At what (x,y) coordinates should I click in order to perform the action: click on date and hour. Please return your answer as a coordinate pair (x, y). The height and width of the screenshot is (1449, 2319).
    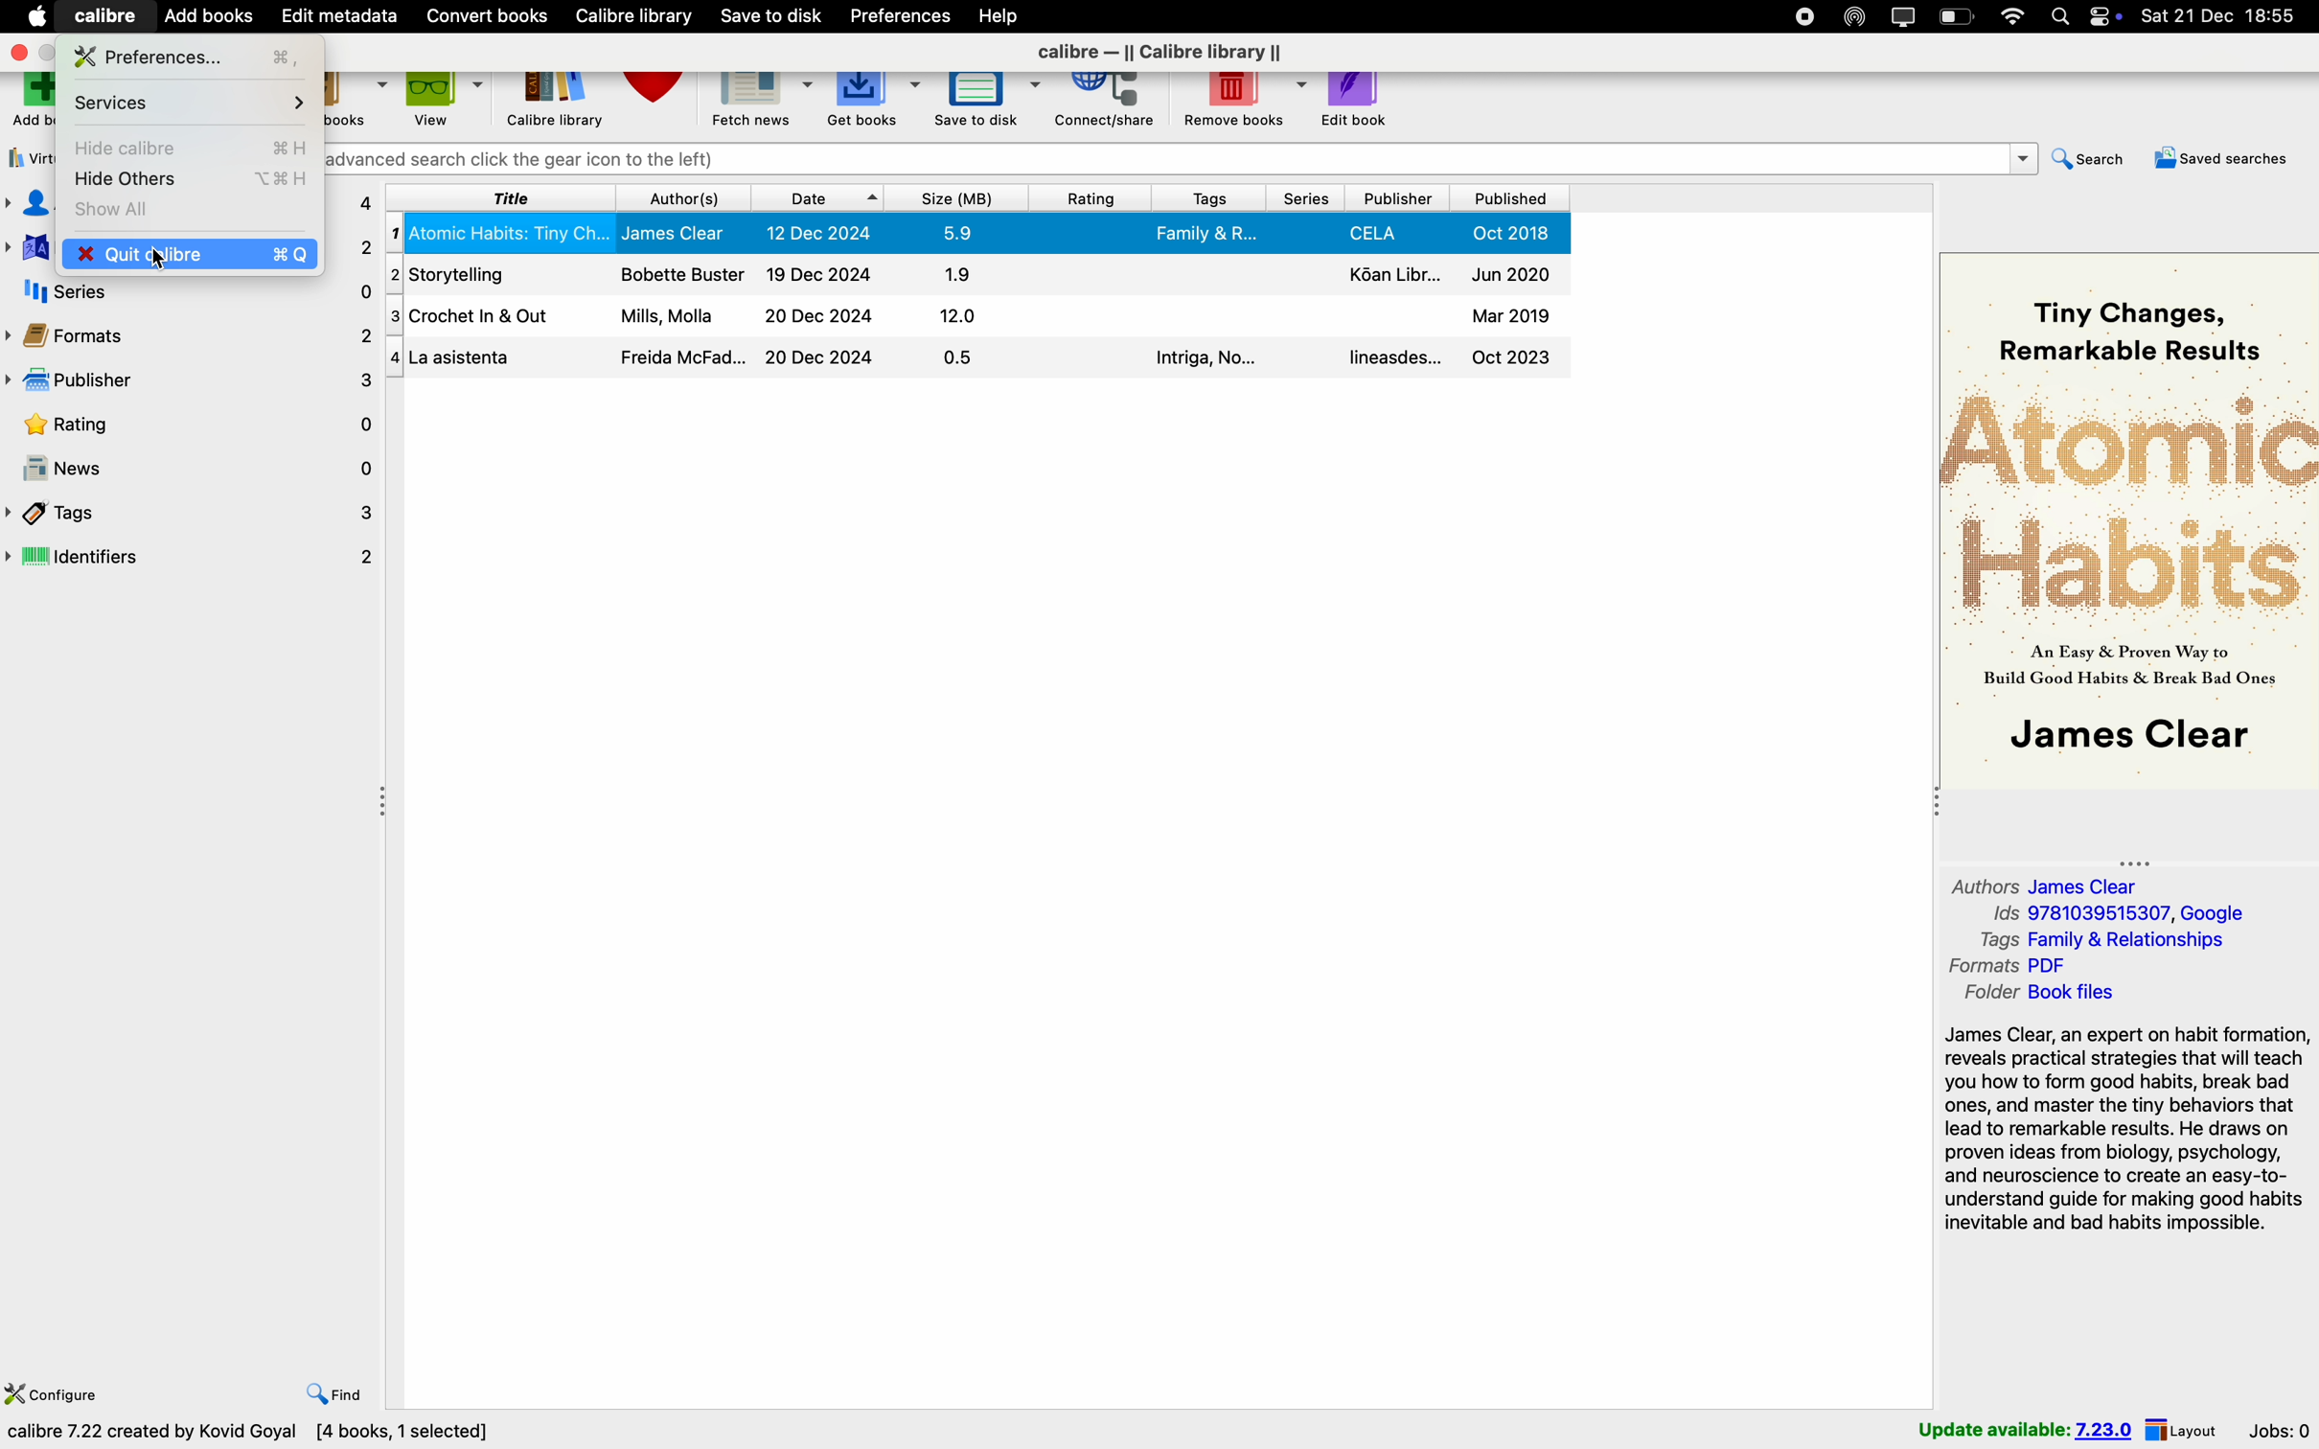
    Looking at the image, I should click on (2225, 16).